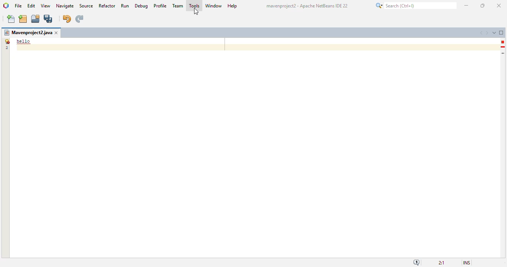  Describe the element at coordinates (503, 47) in the screenshot. I see `hint` at that location.